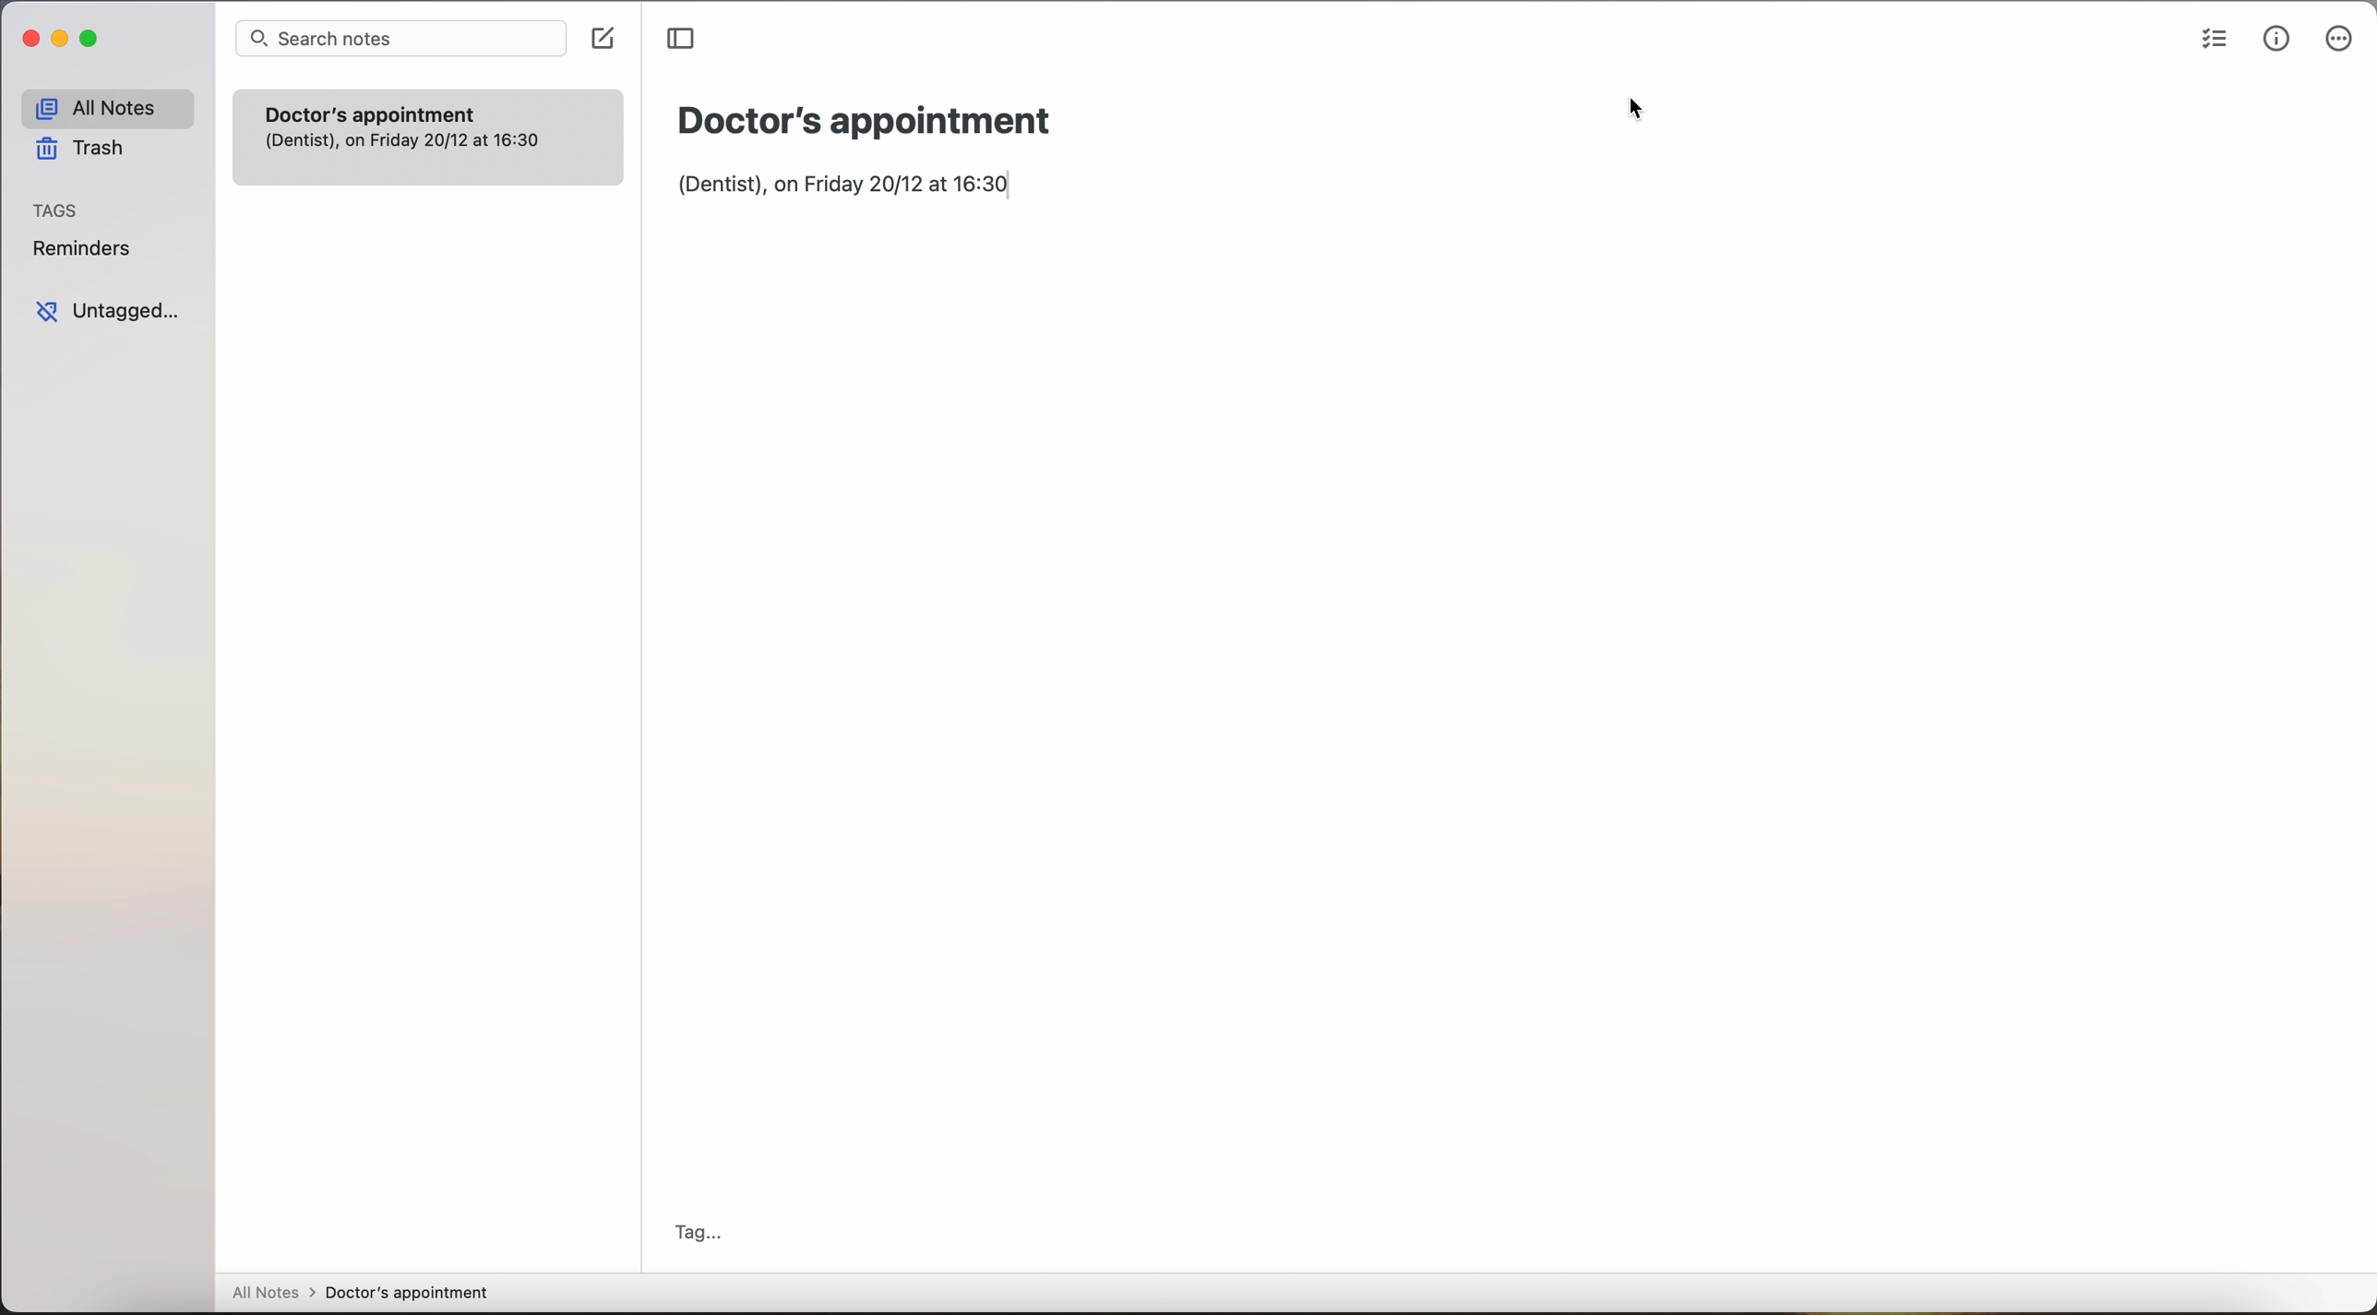  What do you see at coordinates (61, 42) in the screenshot?
I see `minimize` at bounding box center [61, 42].